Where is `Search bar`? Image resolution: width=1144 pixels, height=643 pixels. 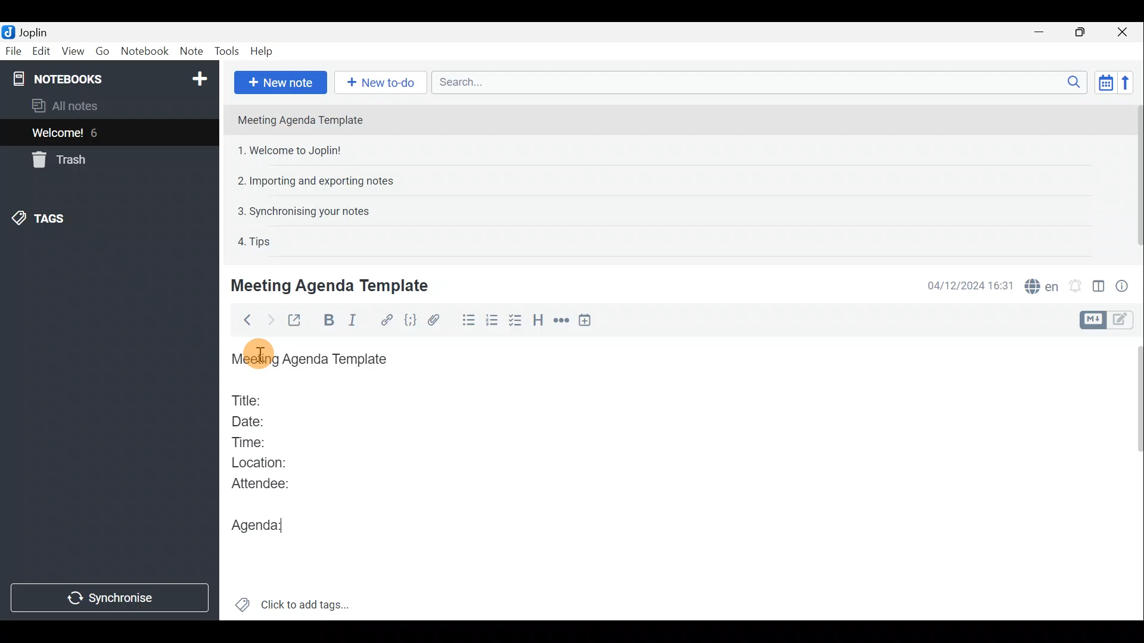
Search bar is located at coordinates (756, 82).